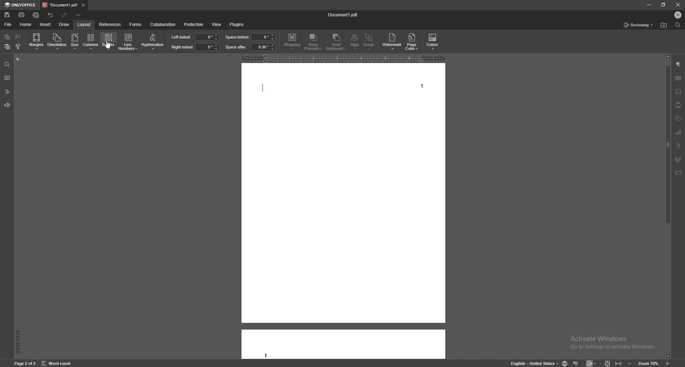 This screenshot has width=685, height=367. What do you see at coordinates (314, 42) in the screenshot?
I see `Bring Forward` at bounding box center [314, 42].